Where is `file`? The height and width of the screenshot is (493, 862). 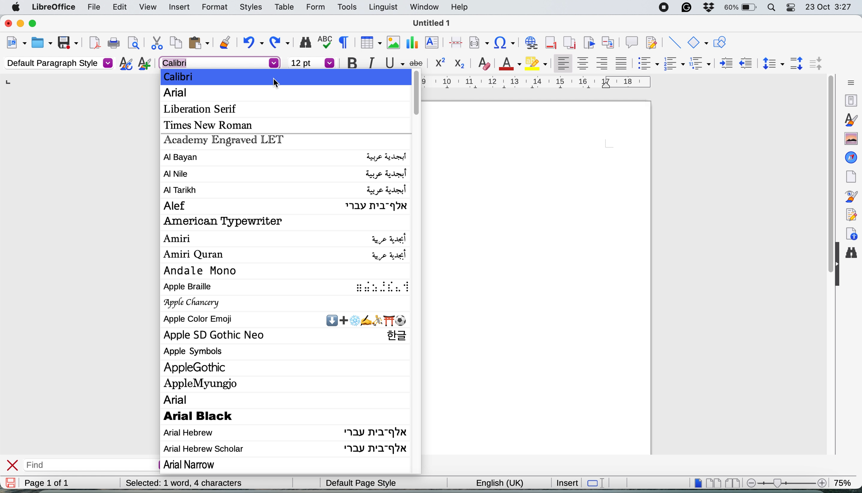
file is located at coordinates (91, 7).